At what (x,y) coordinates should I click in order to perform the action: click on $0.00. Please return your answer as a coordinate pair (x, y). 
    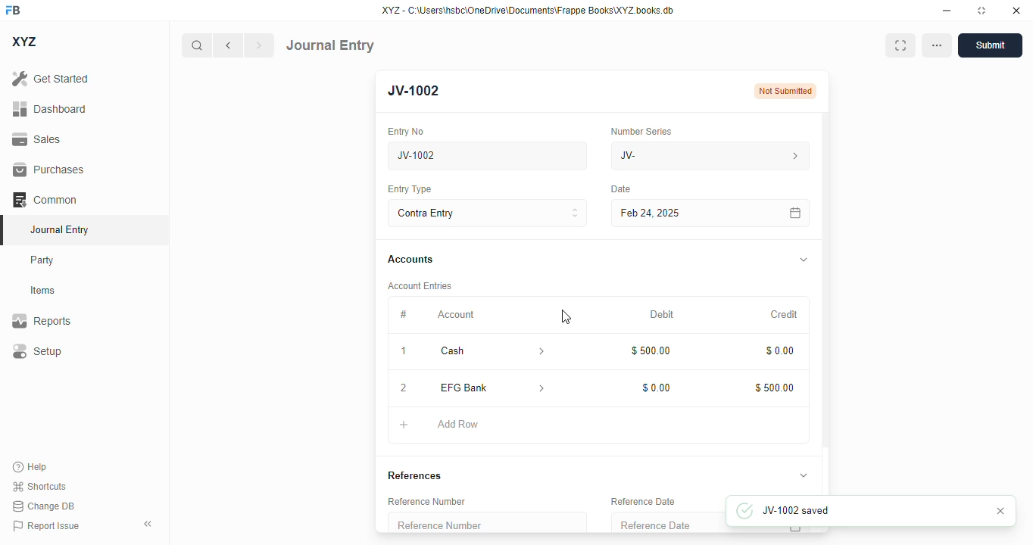
    Looking at the image, I should click on (782, 351).